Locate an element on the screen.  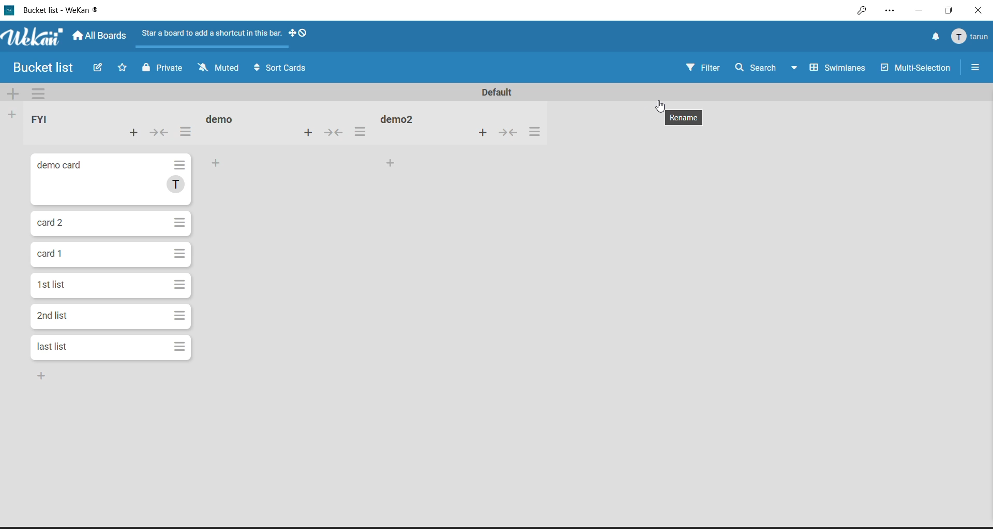
minimize is located at coordinates (916, 10).